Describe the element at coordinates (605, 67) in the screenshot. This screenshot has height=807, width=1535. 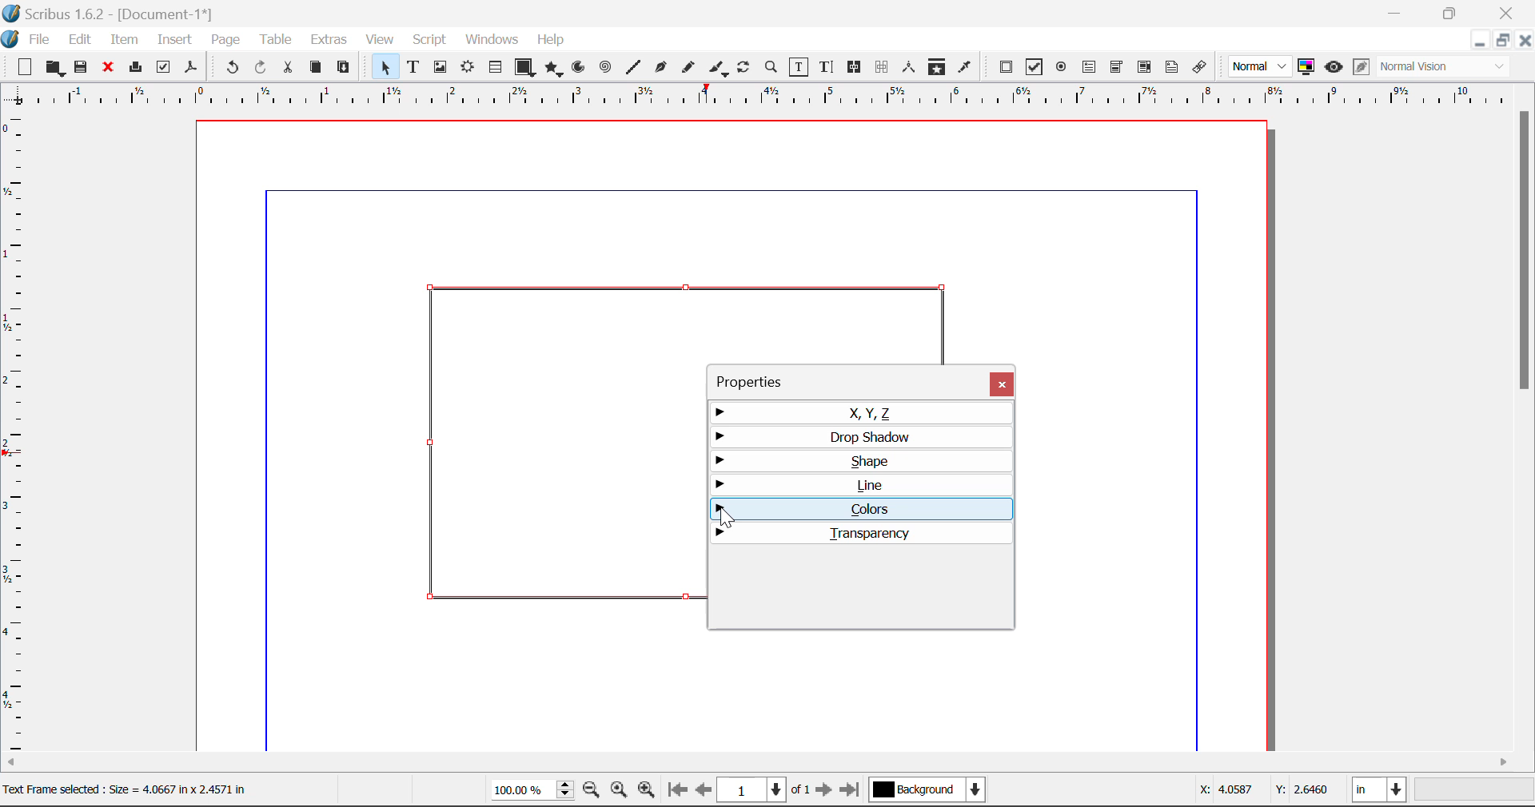
I see `Spiral` at that location.